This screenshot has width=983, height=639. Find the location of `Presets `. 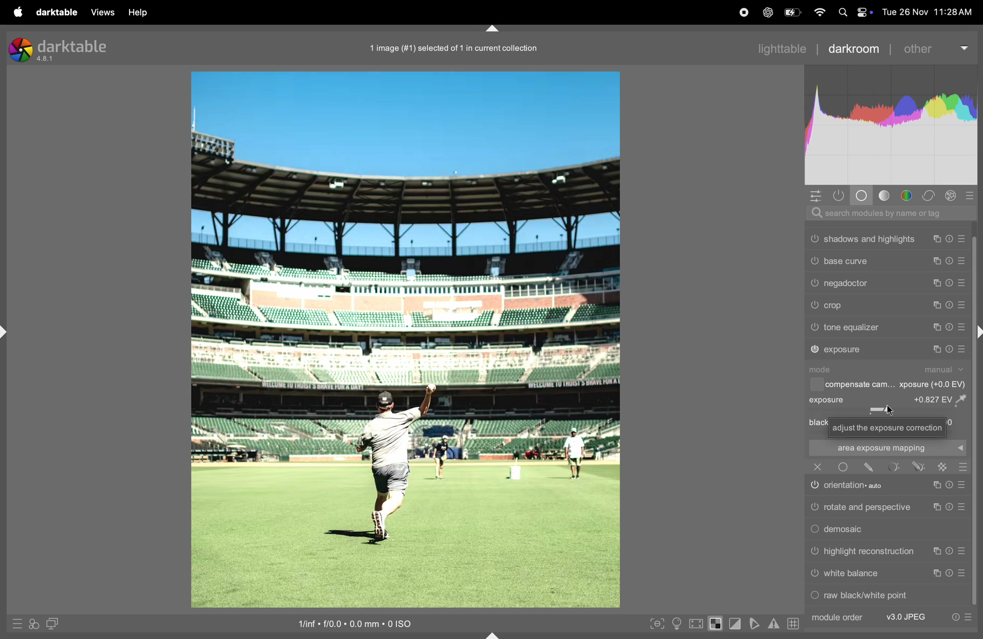

Presets  is located at coordinates (962, 349).